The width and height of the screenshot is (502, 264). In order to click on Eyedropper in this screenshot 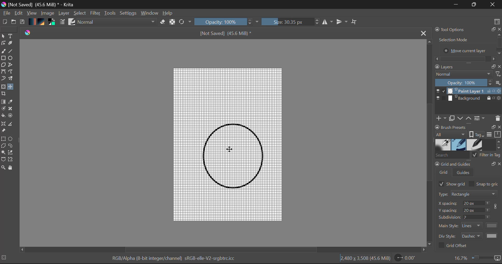, I will do `click(12, 102)`.